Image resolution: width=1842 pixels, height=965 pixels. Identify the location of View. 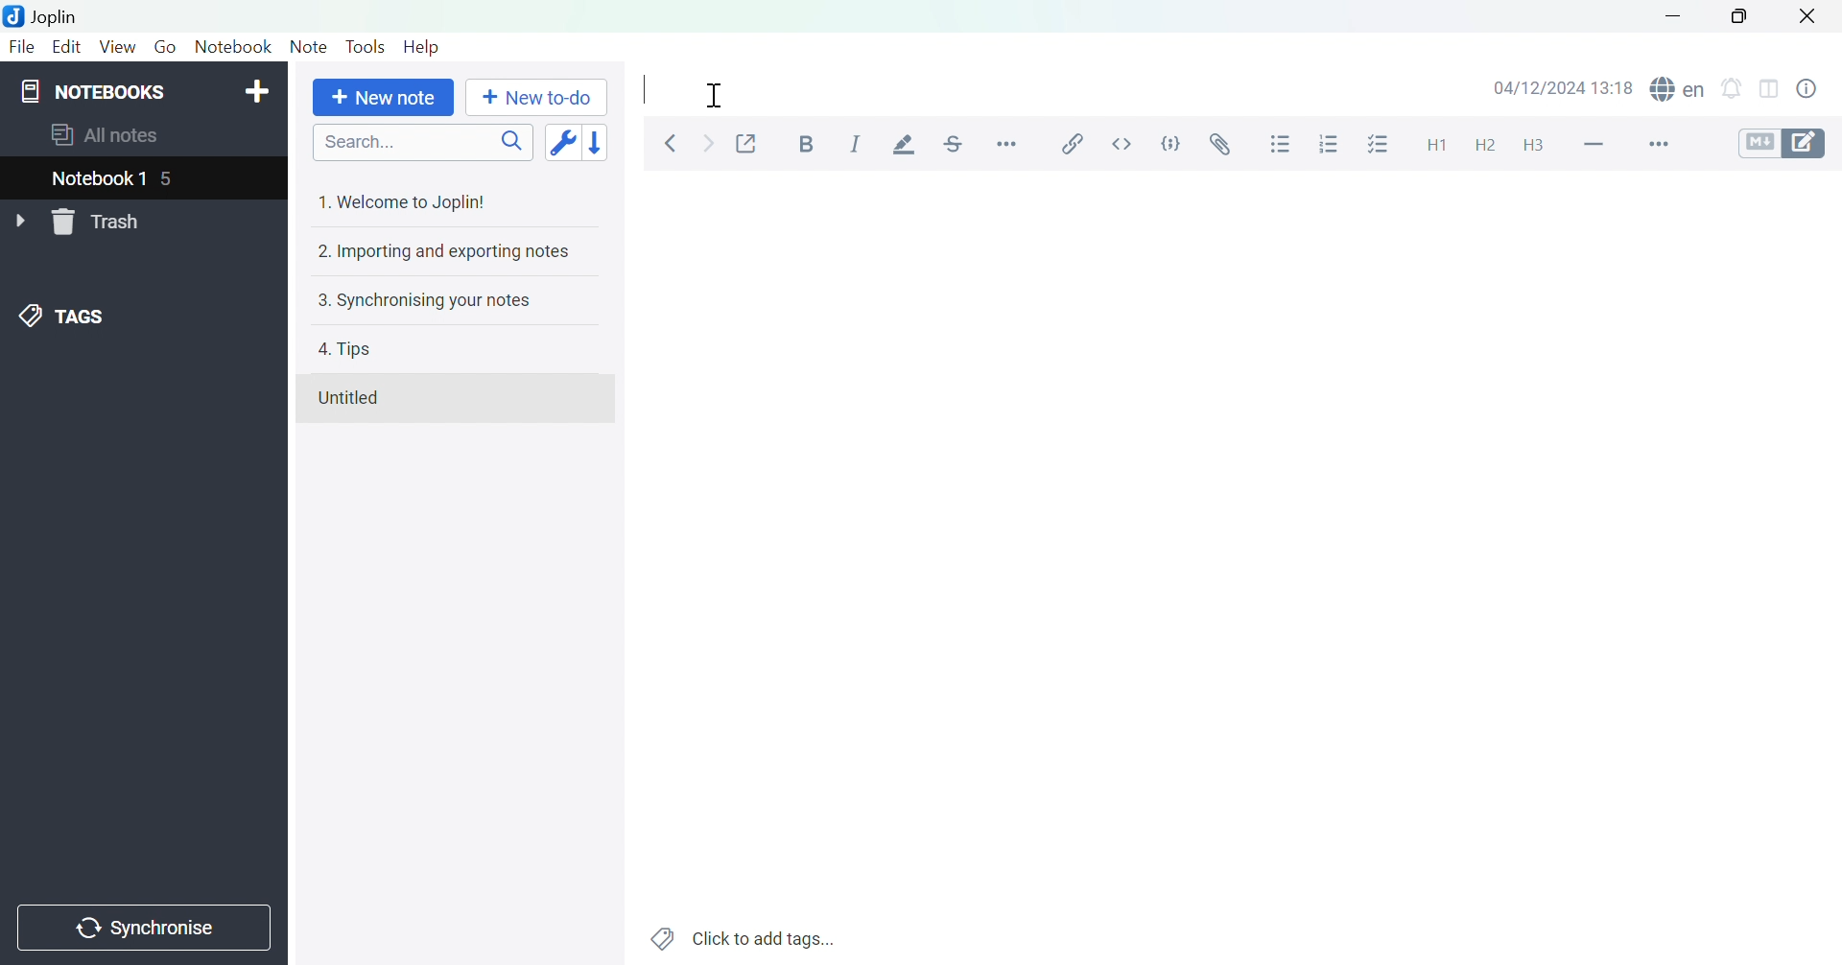
(116, 47).